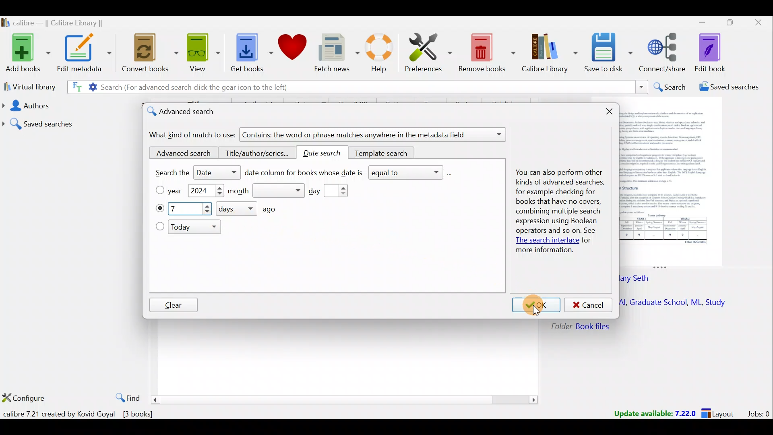 The image size is (773, 435). I want to click on Help, so click(382, 54).